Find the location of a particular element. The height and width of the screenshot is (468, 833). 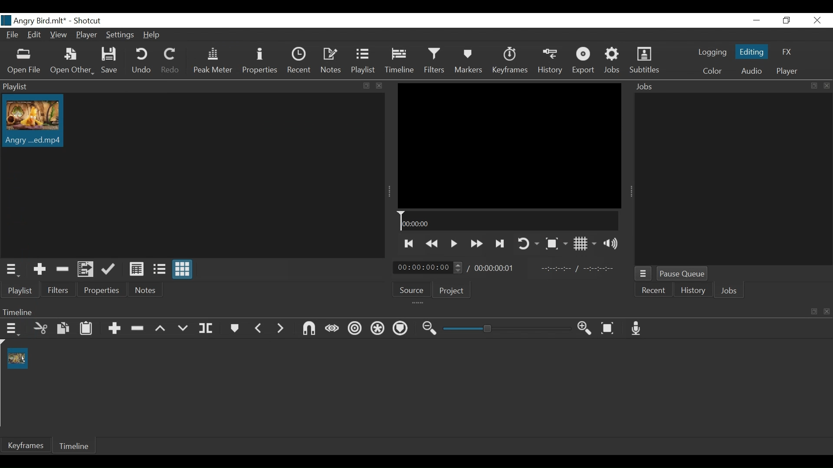

Open Other is located at coordinates (71, 62).